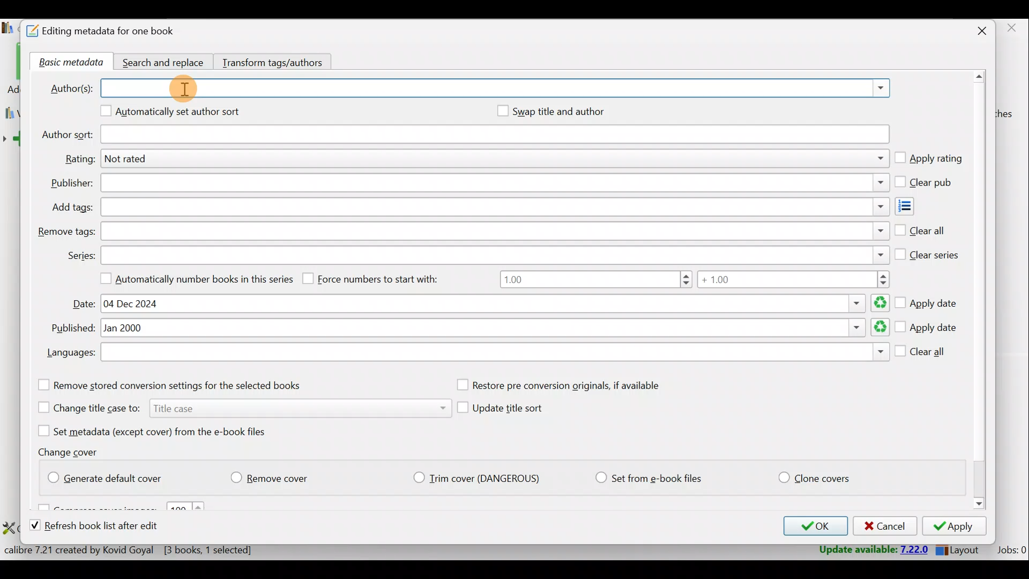 The width and height of the screenshot is (1029, 579). Describe the element at coordinates (72, 207) in the screenshot. I see `Add tags:` at that location.